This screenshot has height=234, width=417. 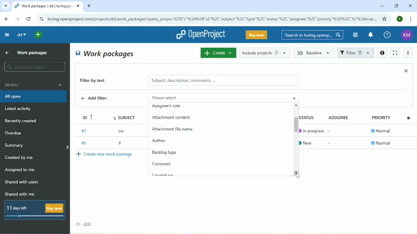 I want to click on Attachment file name, so click(x=175, y=130).